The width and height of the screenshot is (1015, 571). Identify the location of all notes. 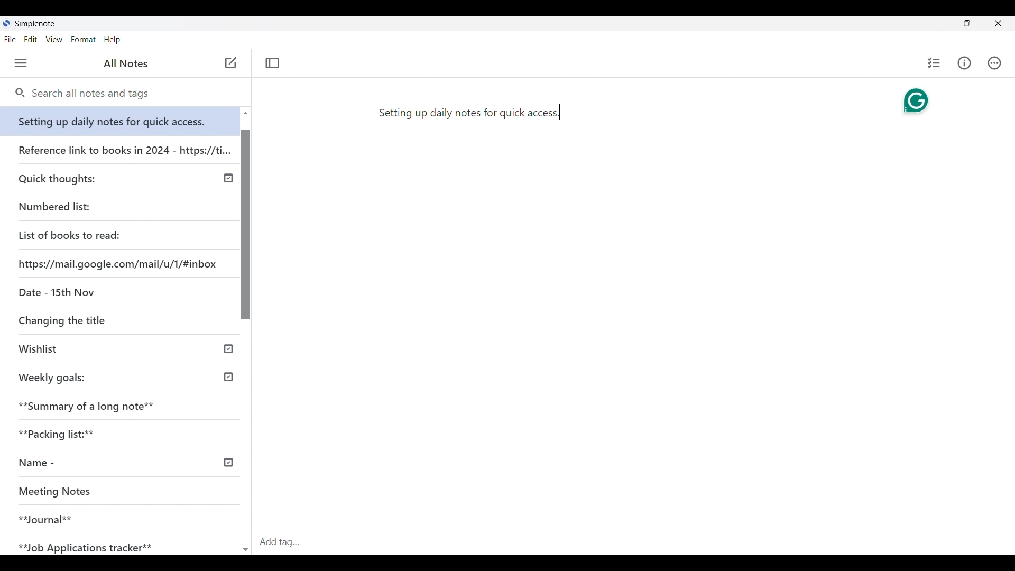
(126, 63).